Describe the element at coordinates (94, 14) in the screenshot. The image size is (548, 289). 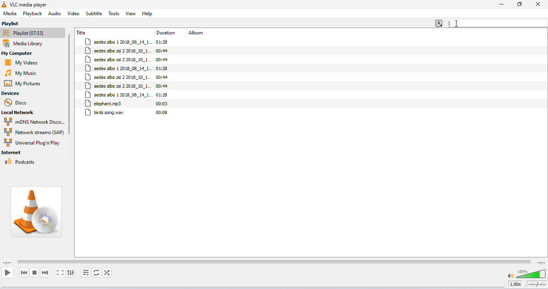
I see `subtitle` at that location.